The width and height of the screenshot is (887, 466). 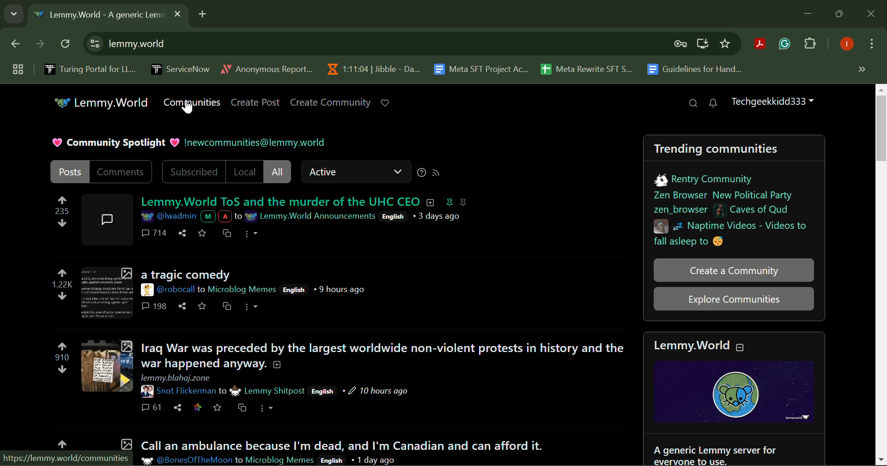 What do you see at coordinates (202, 12) in the screenshot?
I see `Add Tab` at bounding box center [202, 12].